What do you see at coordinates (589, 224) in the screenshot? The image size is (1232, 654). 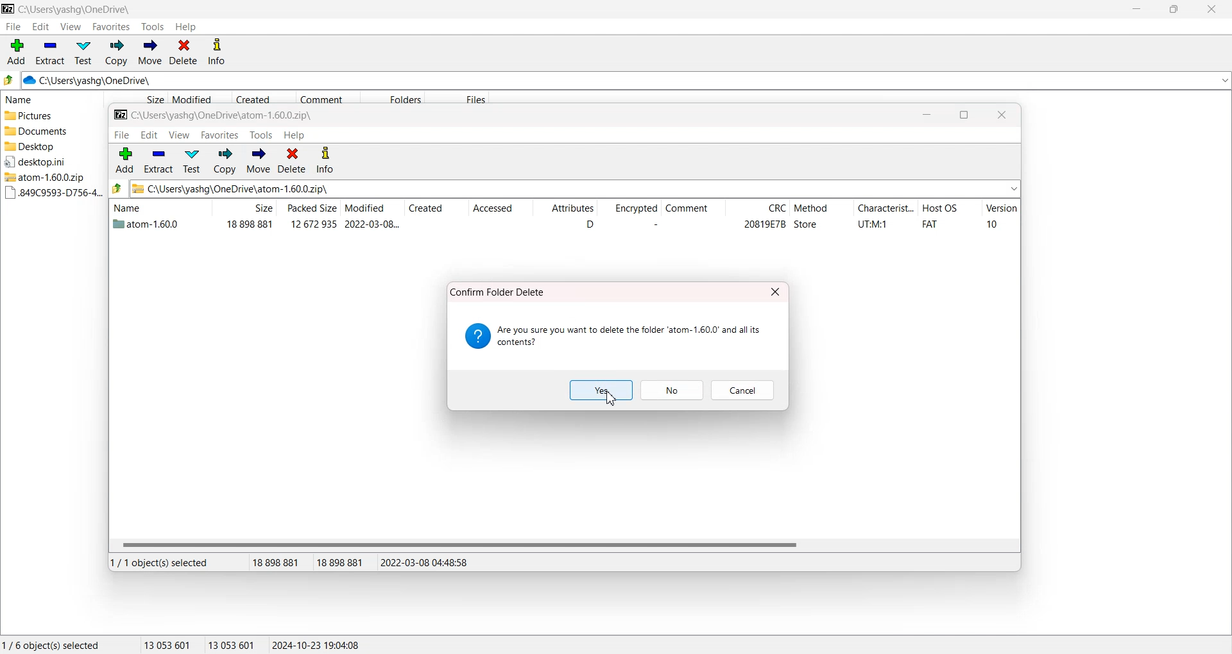 I see `D` at bounding box center [589, 224].